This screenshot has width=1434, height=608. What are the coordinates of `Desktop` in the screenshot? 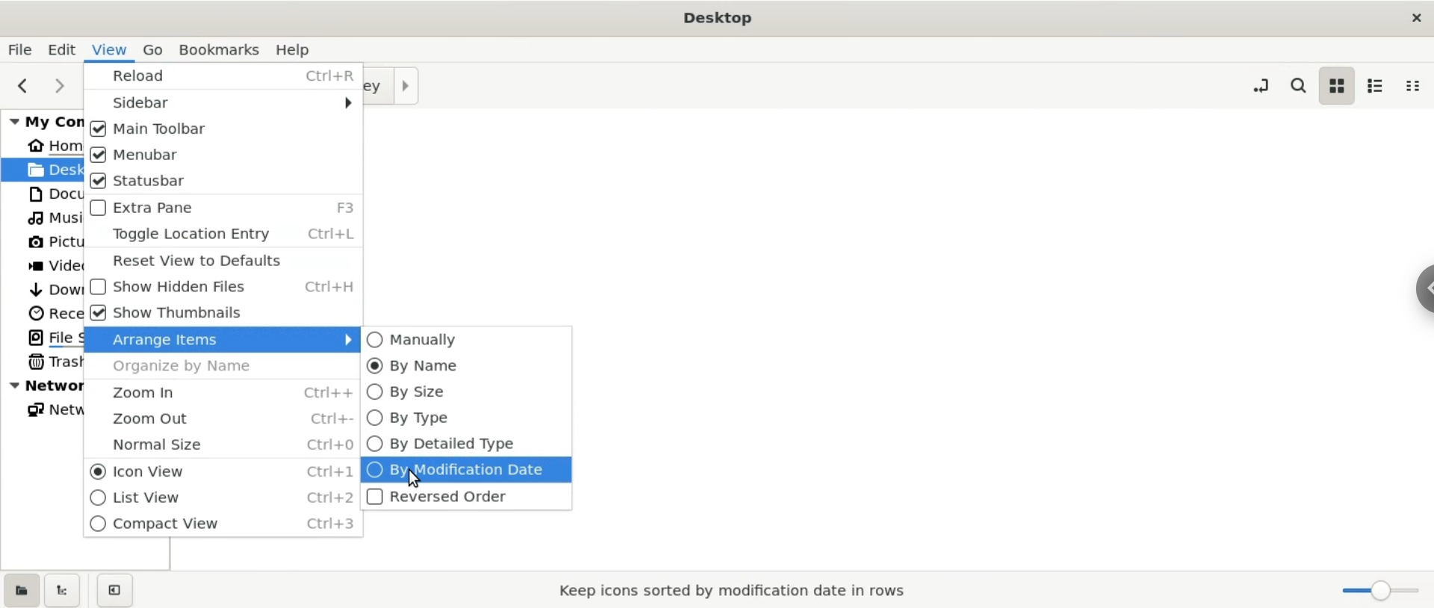 It's located at (718, 17).